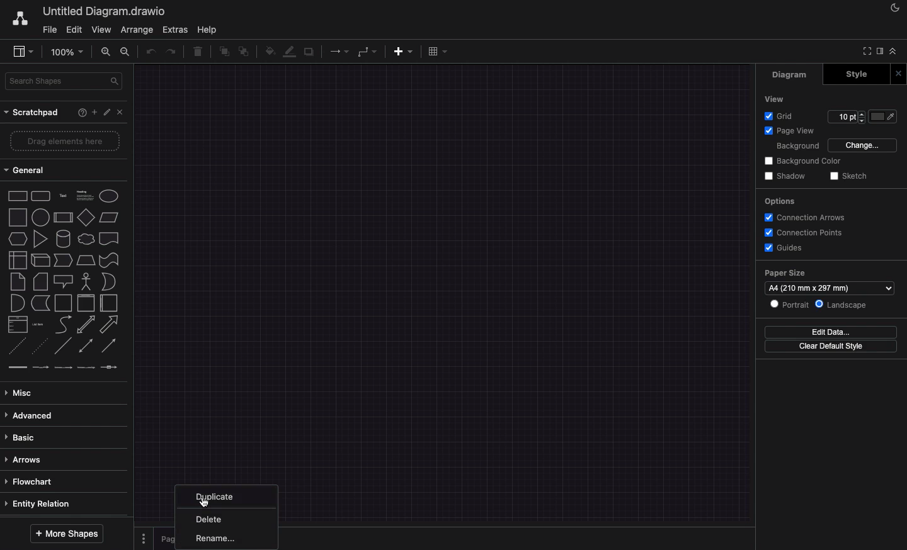 The image size is (907, 550). What do you see at coordinates (847, 116) in the screenshot?
I see `Input for Grid points` at bounding box center [847, 116].